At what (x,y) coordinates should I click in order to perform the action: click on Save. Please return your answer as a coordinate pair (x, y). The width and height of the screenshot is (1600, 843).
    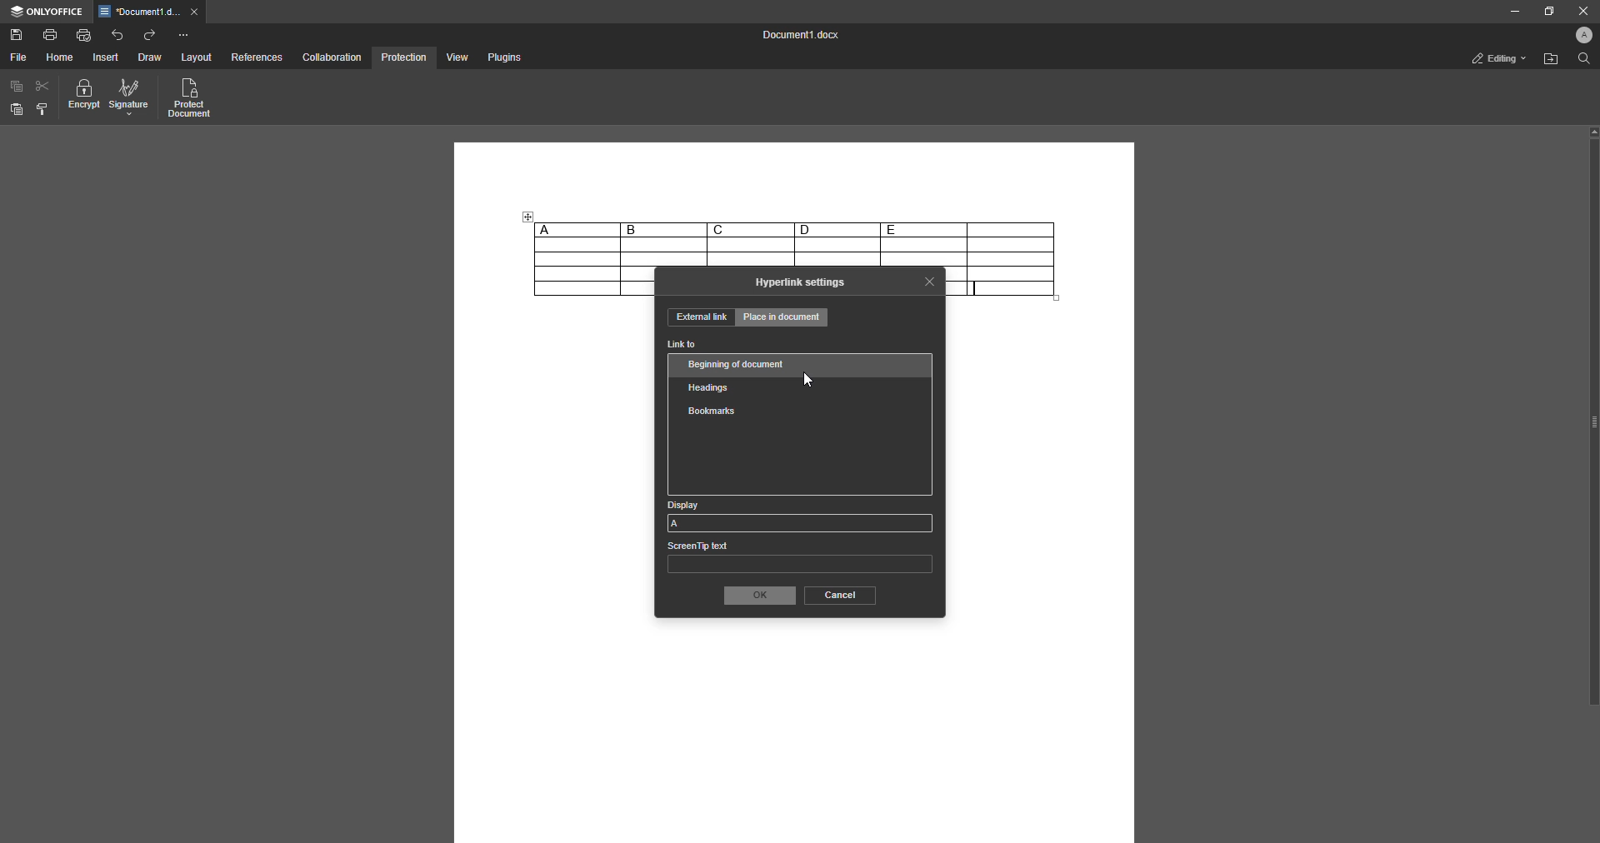
    Looking at the image, I should click on (17, 36).